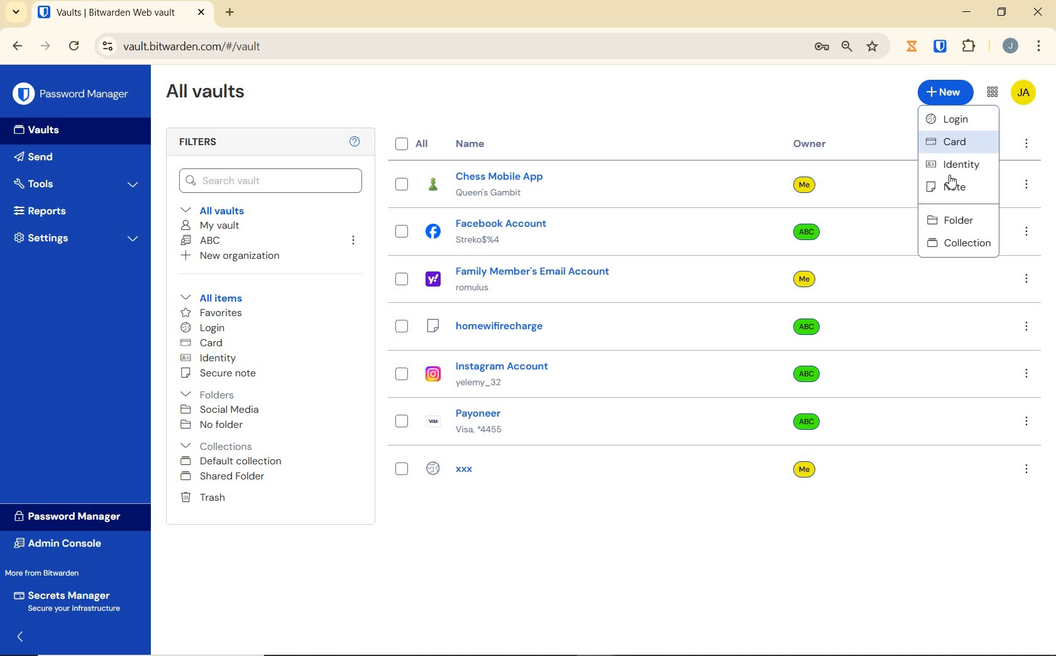  Describe the element at coordinates (229, 374) in the screenshot. I see `secure note` at that location.